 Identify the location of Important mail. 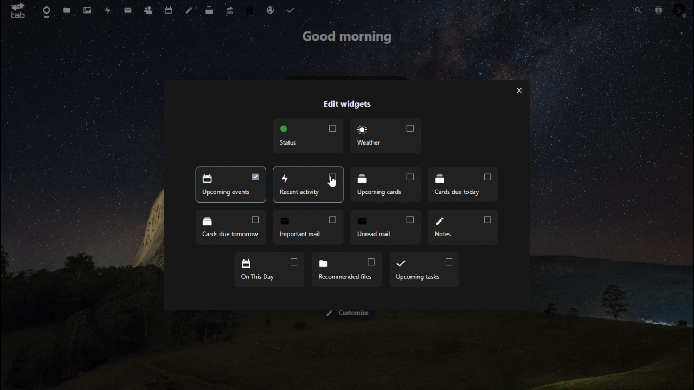
(308, 227).